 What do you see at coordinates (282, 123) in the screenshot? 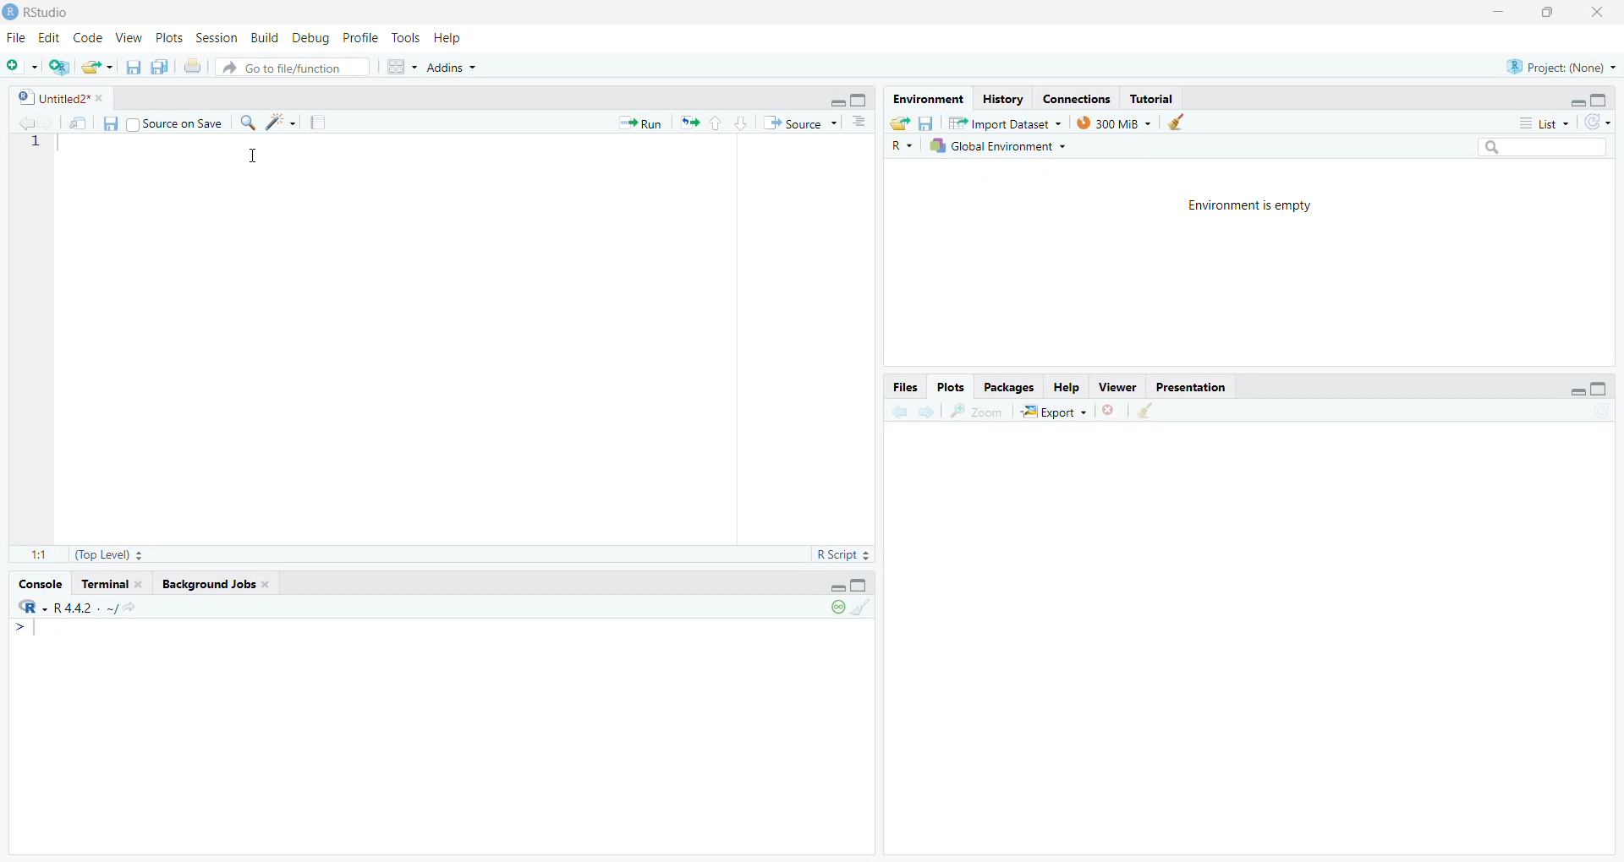
I see `code tools` at bounding box center [282, 123].